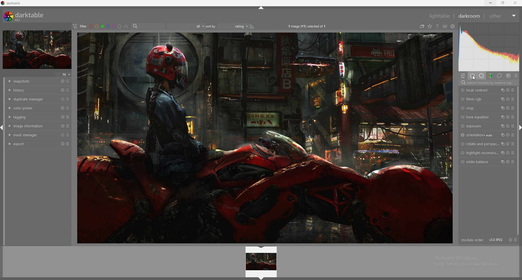 The width and height of the screenshot is (522, 280). What do you see at coordinates (475, 78) in the screenshot?
I see `Cursor` at bounding box center [475, 78].